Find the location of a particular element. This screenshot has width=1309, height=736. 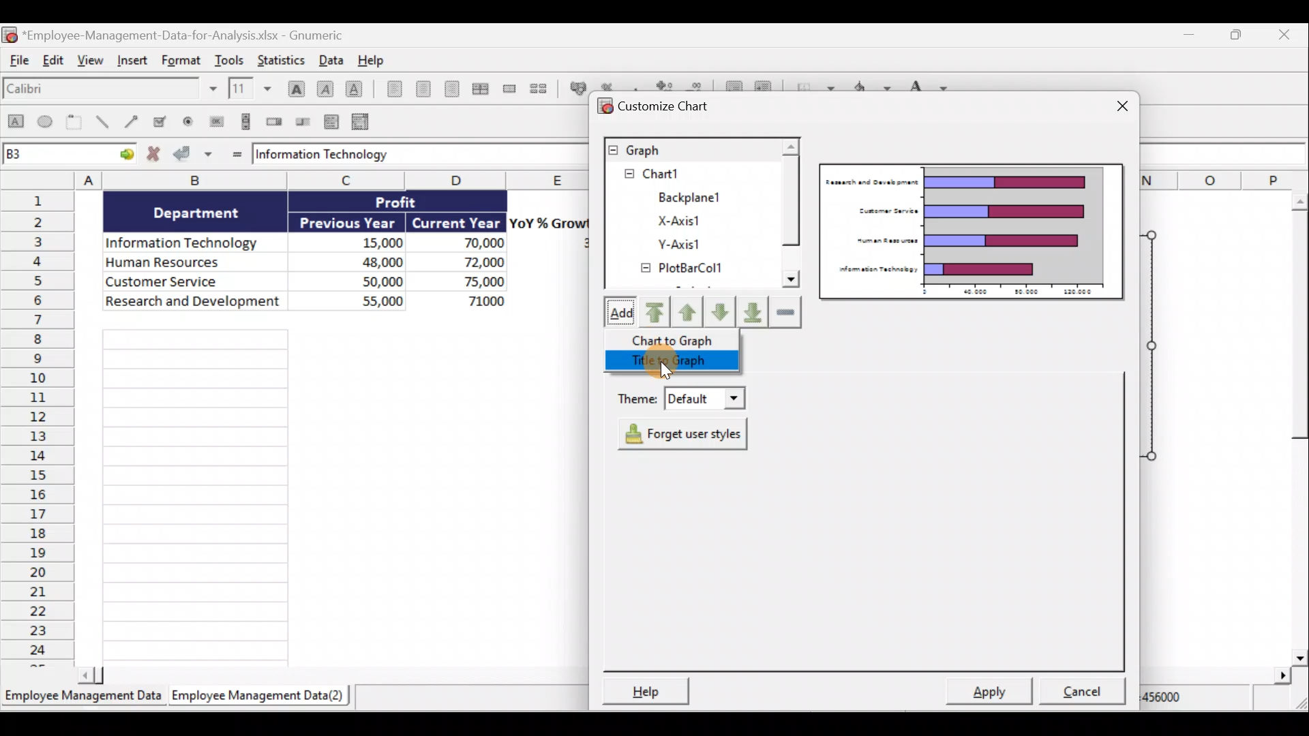

Align left is located at coordinates (394, 89).